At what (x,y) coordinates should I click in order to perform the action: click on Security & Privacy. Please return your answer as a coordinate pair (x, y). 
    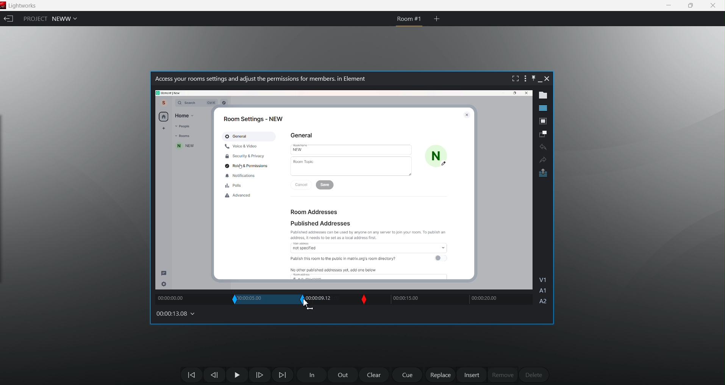
    Looking at the image, I should click on (245, 156).